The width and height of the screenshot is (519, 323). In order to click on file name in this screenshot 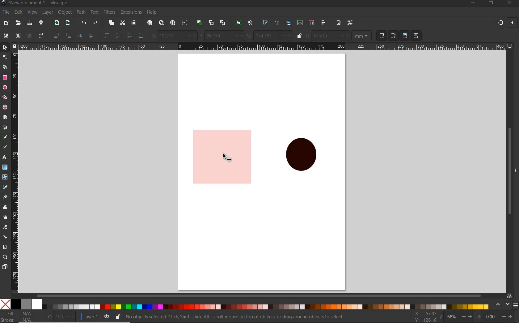, I will do `click(40, 3)`.